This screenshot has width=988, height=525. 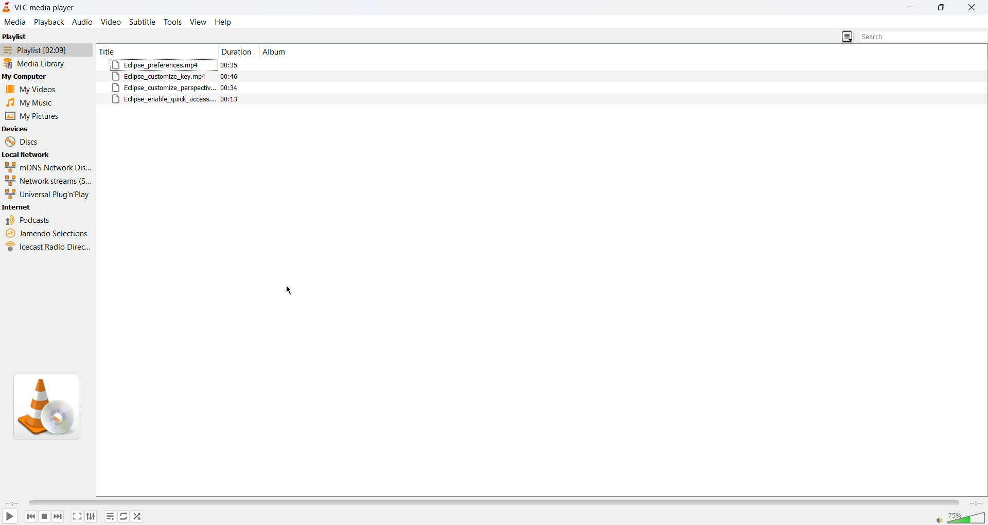 I want to click on back, so click(x=30, y=517).